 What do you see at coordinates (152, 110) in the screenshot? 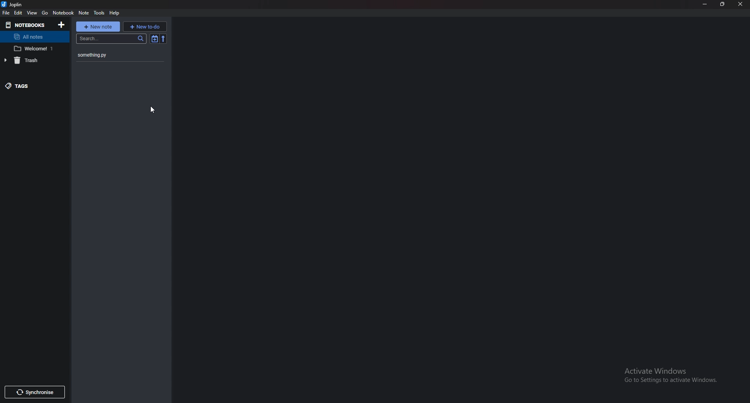
I see `Cursor` at bounding box center [152, 110].